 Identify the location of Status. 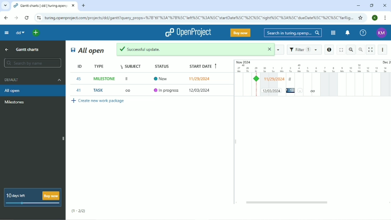
(164, 66).